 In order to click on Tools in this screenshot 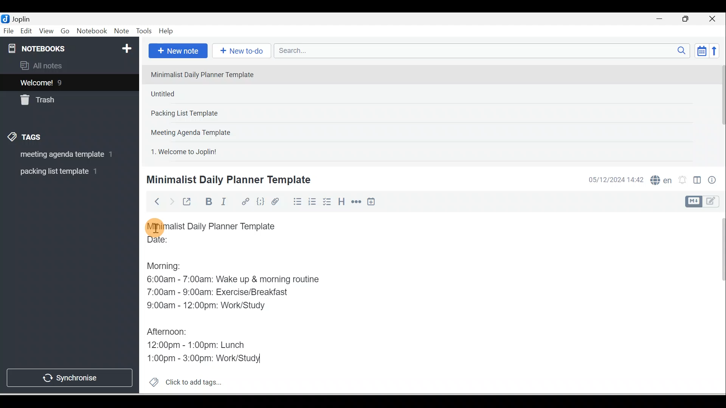, I will do `click(144, 31)`.